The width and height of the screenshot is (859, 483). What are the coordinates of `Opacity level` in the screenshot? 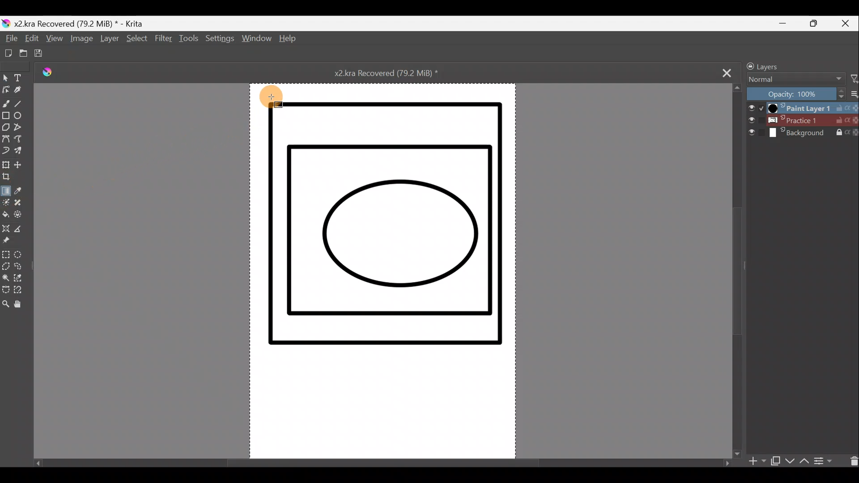 It's located at (802, 93).